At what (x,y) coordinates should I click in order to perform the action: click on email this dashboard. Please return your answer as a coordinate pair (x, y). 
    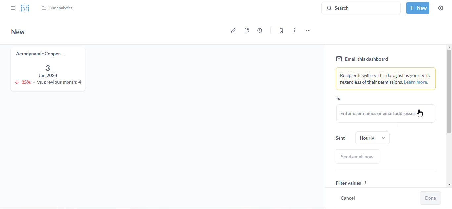
    Looking at the image, I should click on (362, 59).